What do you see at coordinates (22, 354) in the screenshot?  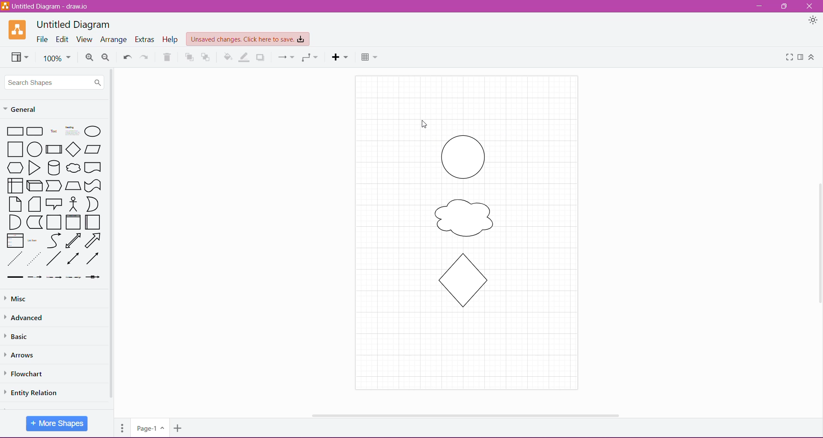 I see `Arrows` at bounding box center [22, 354].